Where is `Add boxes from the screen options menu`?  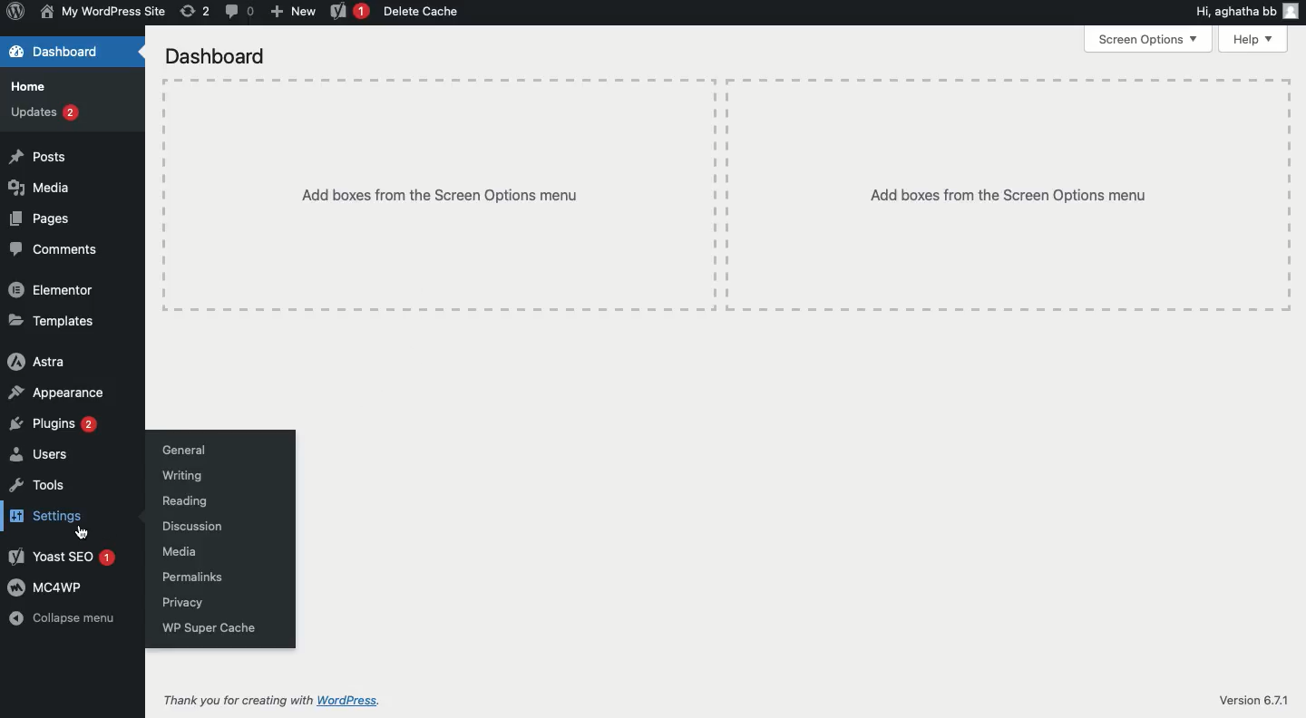 Add boxes from the screen options menu is located at coordinates (718, 194).